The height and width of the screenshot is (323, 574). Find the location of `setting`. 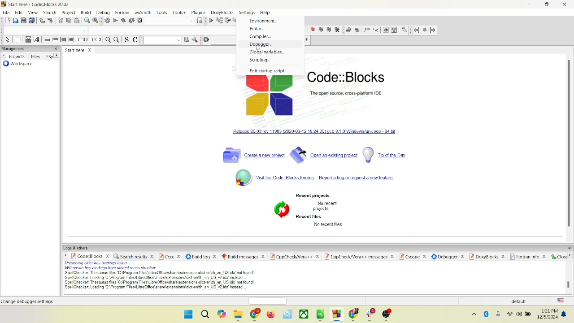

setting is located at coordinates (247, 13).